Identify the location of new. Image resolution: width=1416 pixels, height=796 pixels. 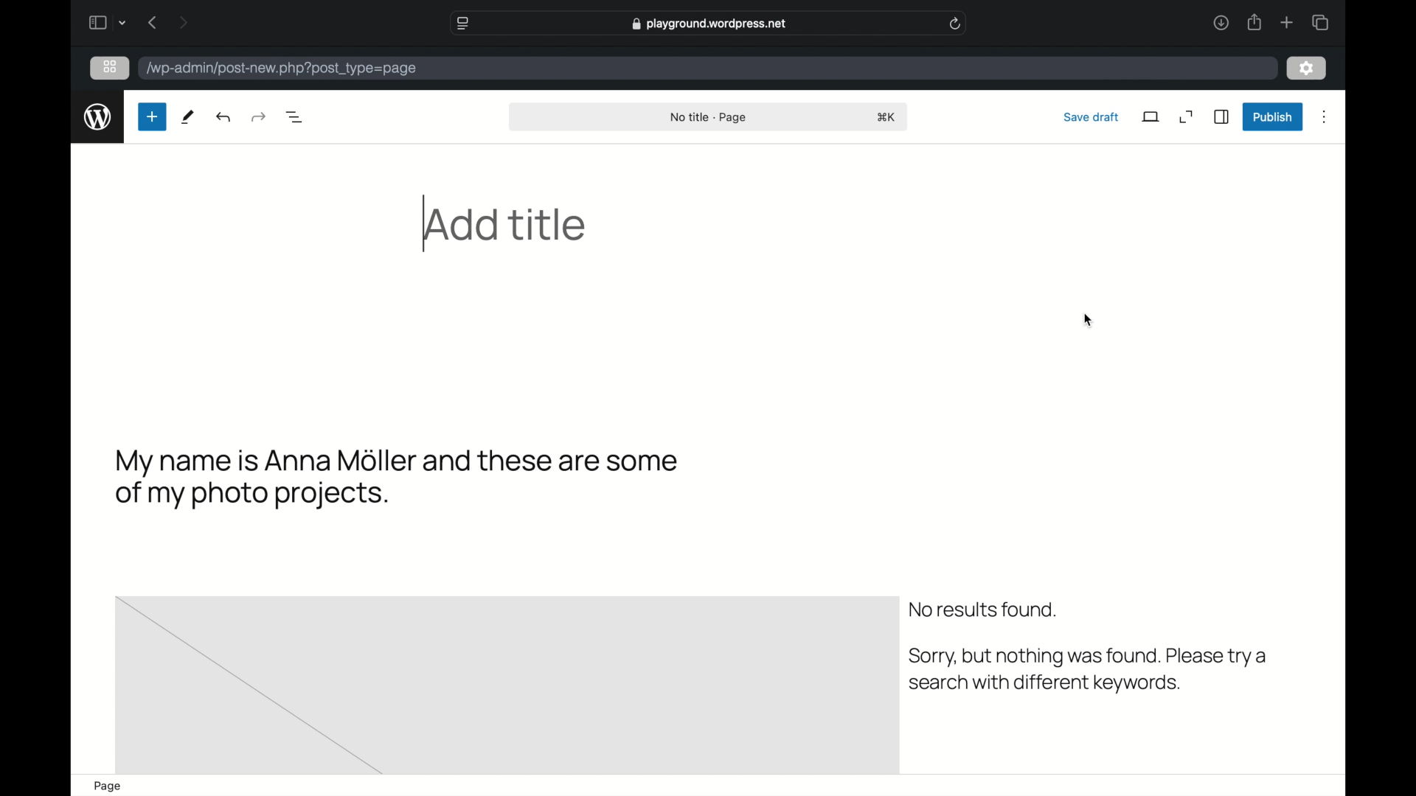
(187, 116).